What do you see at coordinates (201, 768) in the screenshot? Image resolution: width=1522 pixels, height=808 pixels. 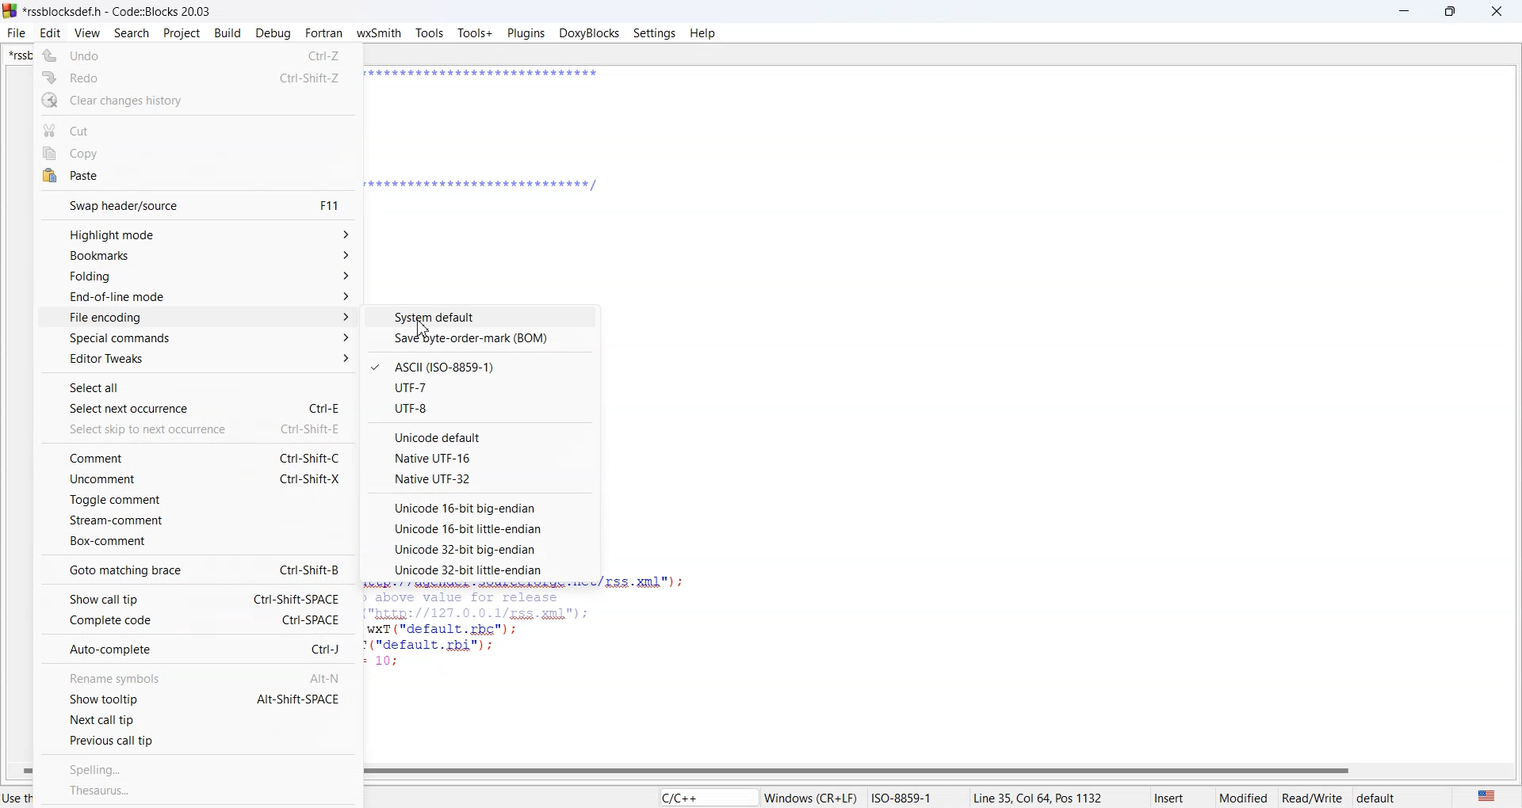 I see `Spelling` at bounding box center [201, 768].